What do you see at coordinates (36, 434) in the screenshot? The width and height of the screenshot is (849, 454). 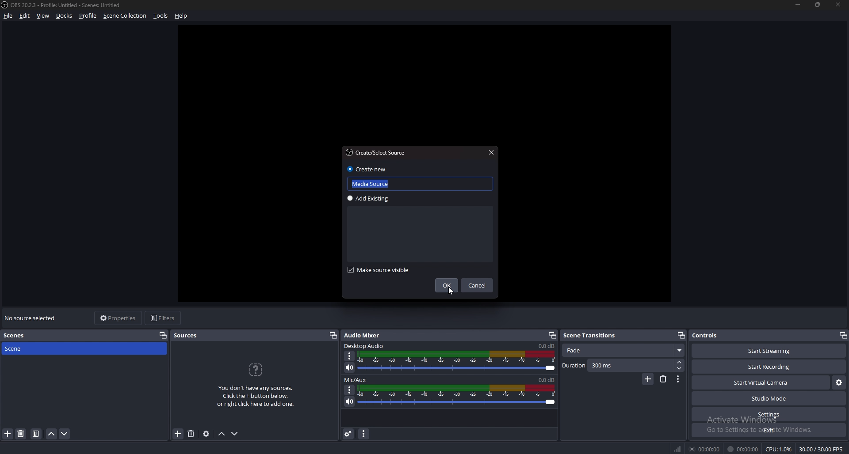 I see `Filter` at bounding box center [36, 434].